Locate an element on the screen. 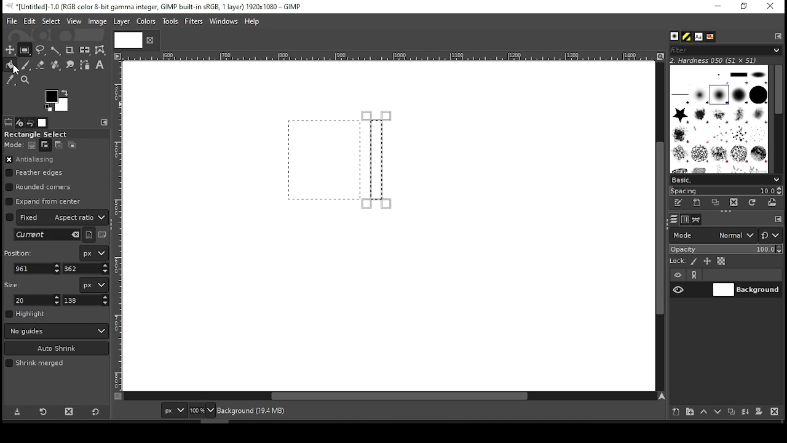 The image size is (787, 443). lock size and positioning is located at coordinates (708, 261).